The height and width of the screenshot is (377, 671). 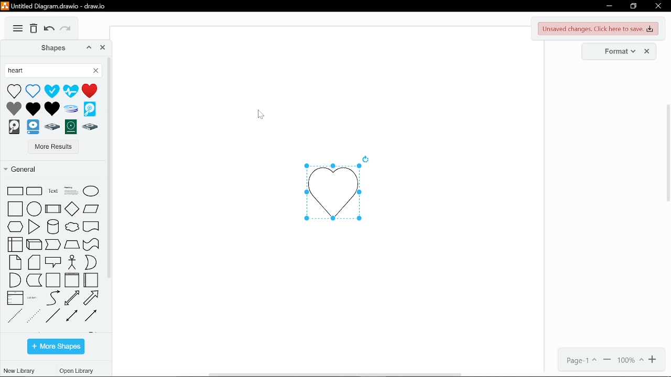 What do you see at coordinates (72, 209) in the screenshot?
I see `diamond` at bounding box center [72, 209].